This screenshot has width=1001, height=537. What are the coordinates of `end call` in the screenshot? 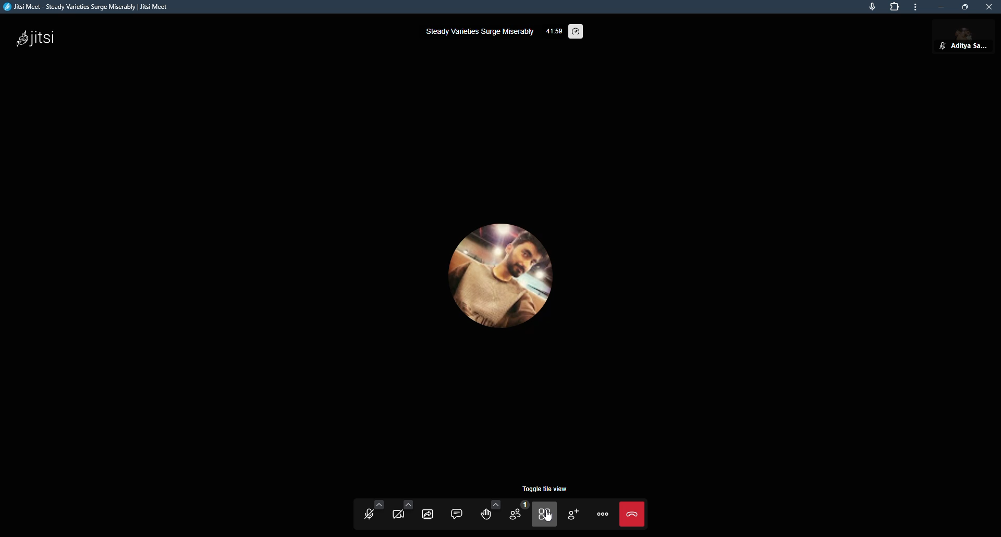 It's located at (633, 515).